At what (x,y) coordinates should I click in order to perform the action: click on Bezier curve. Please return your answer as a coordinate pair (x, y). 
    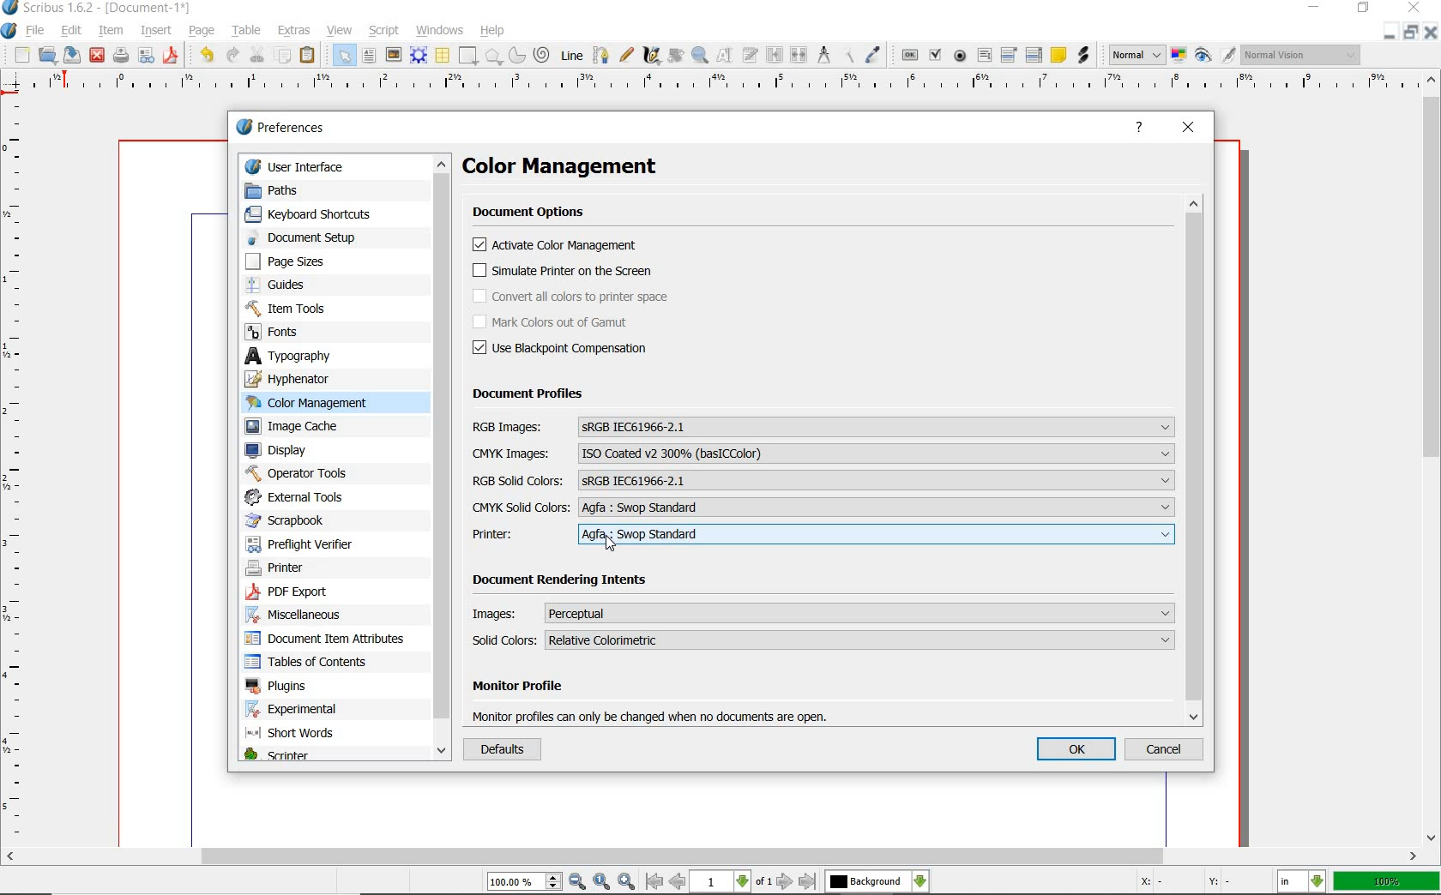
    Looking at the image, I should click on (600, 54).